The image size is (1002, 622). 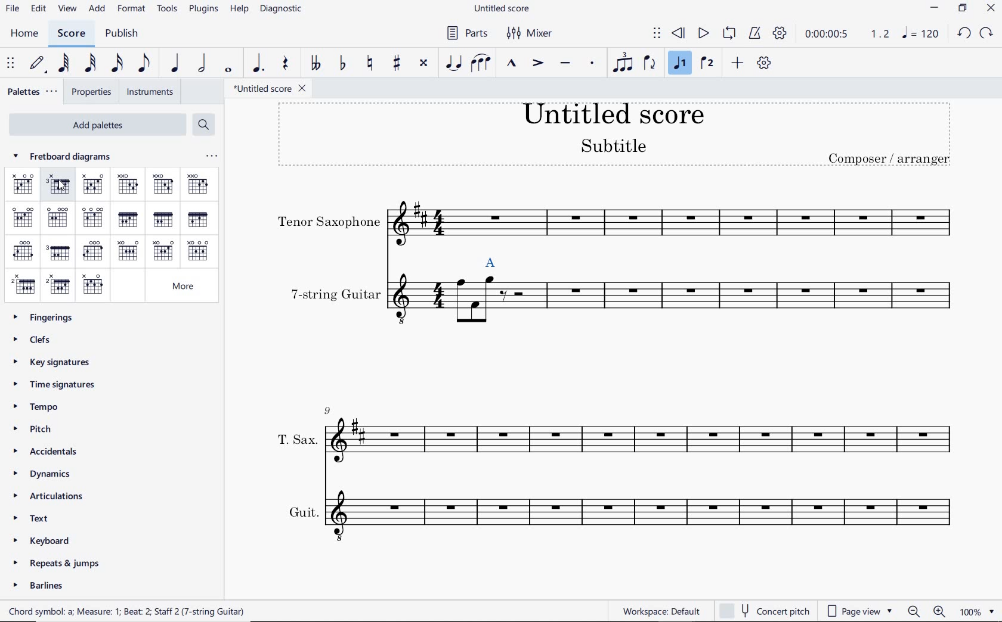 What do you see at coordinates (623, 64) in the screenshot?
I see `TUPLET` at bounding box center [623, 64].